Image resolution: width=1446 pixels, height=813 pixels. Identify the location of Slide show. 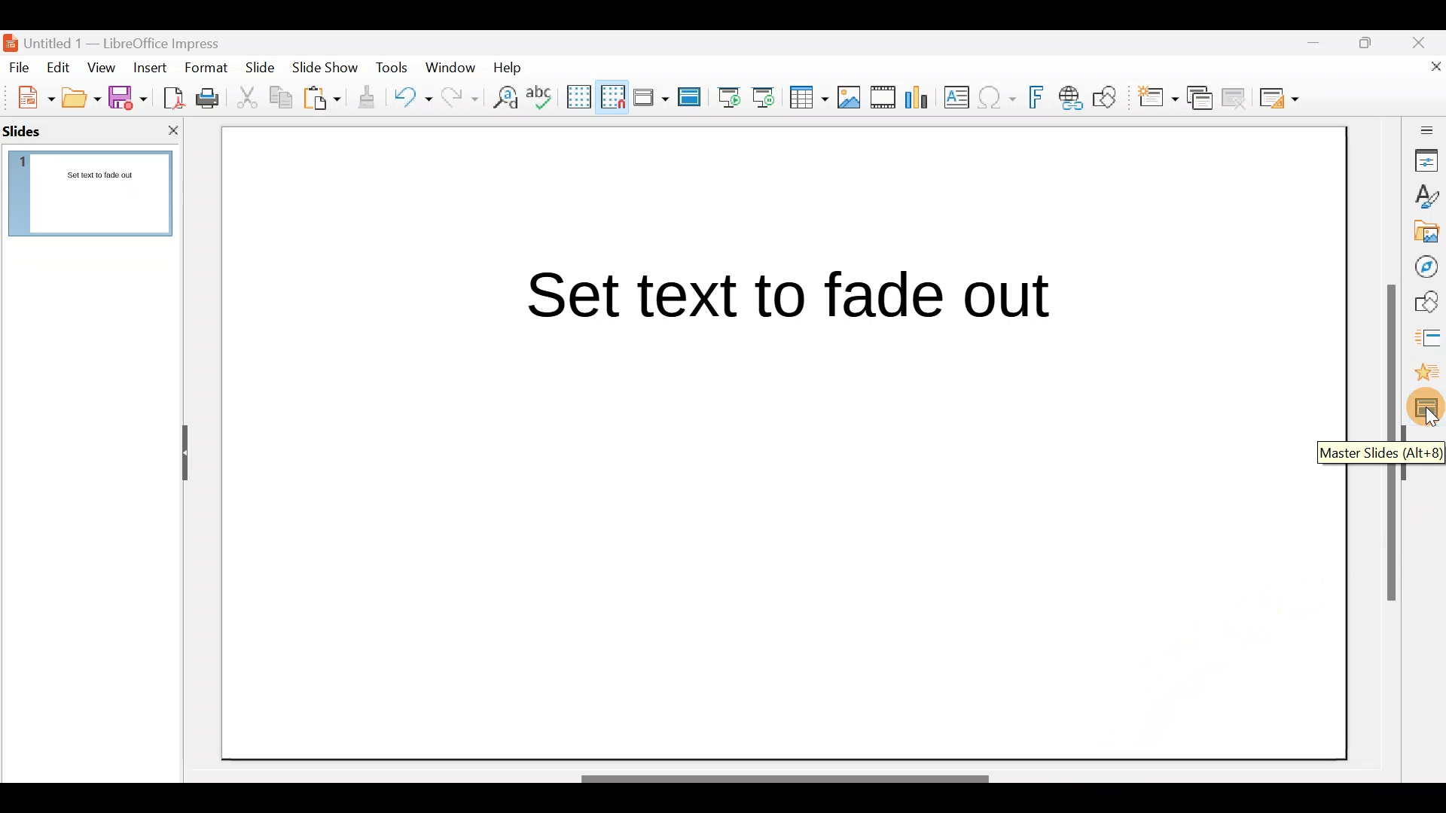
(328, 71).